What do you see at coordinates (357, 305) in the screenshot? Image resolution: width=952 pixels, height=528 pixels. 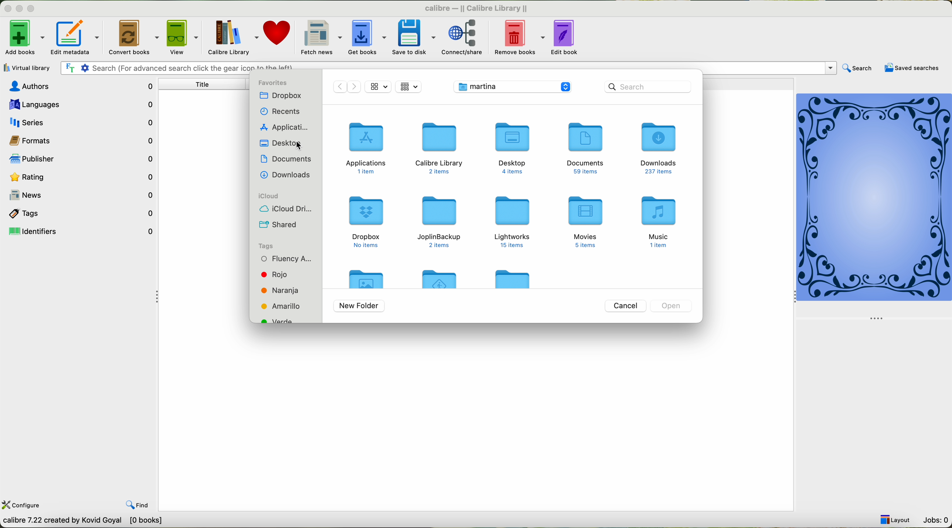 I see `new folder` at bounding box center [357, 305].